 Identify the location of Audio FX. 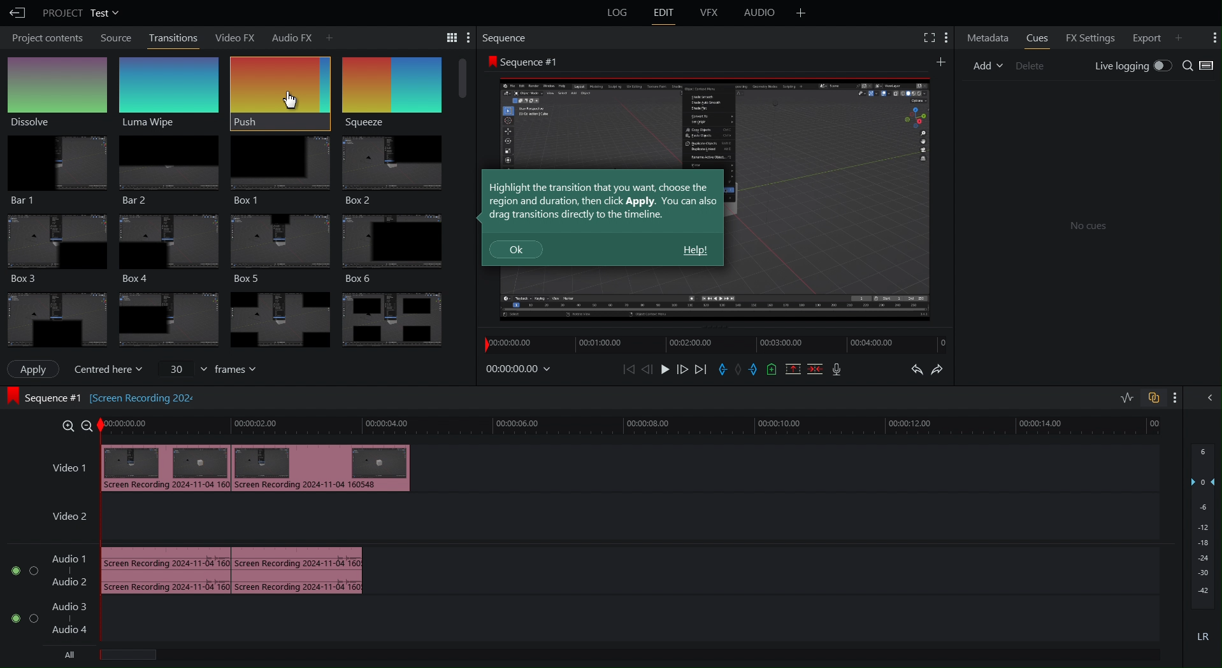
(288, 36).